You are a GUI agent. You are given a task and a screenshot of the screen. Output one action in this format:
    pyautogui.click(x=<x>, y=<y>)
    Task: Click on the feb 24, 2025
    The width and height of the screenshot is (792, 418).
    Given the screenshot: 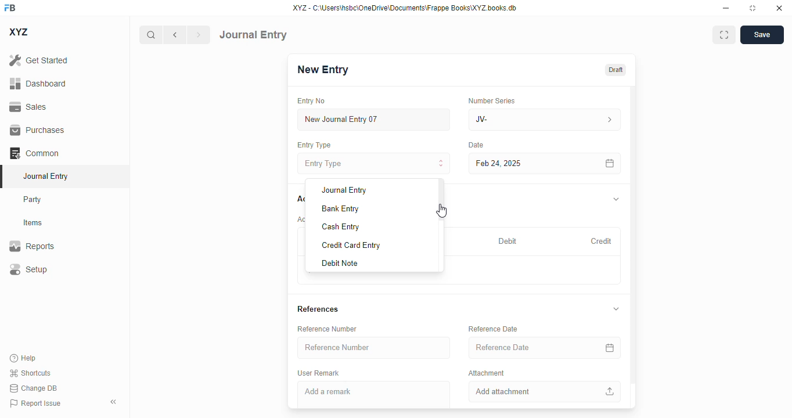 What is the action you would take?
    pyautogui.click(x=520, y=164)
    